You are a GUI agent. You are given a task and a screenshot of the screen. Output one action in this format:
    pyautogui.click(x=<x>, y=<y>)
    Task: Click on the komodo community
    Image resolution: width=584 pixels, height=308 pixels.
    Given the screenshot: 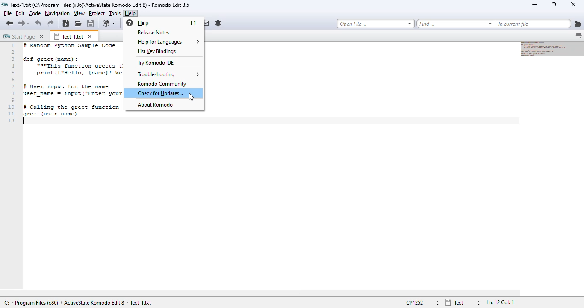 What is the action you would take?
    pyautogui.click(x=162, y=84)
    